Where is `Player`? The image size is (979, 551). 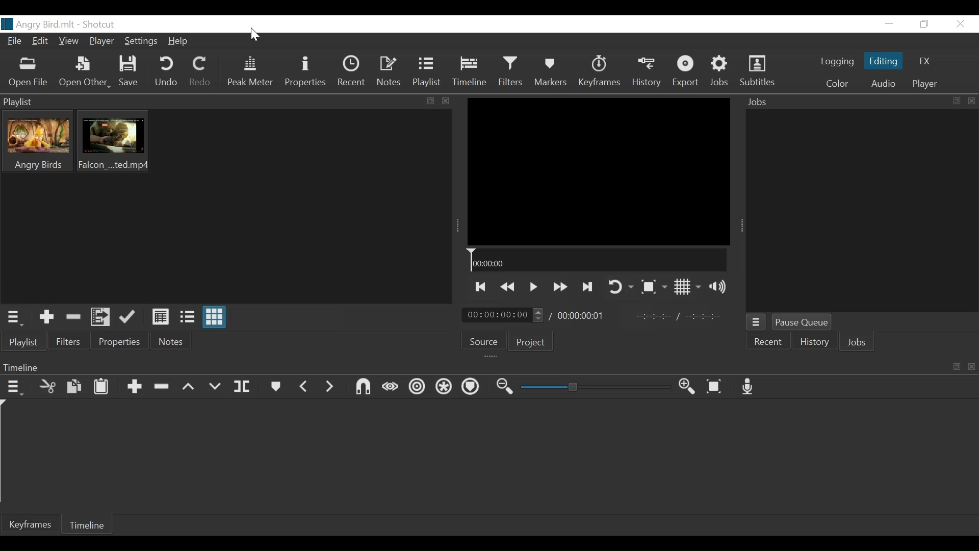
Player is located at coordinates (100, 42).